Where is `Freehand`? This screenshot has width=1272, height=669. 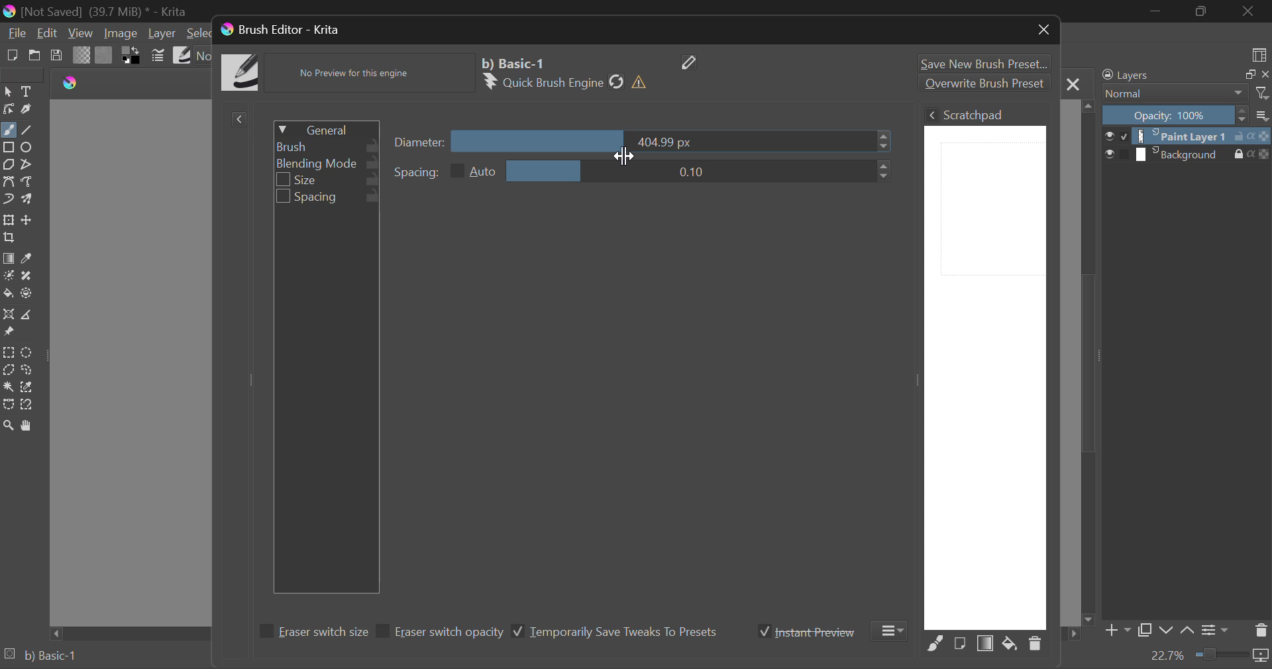
Freehand is located at coordinates (9, 130).